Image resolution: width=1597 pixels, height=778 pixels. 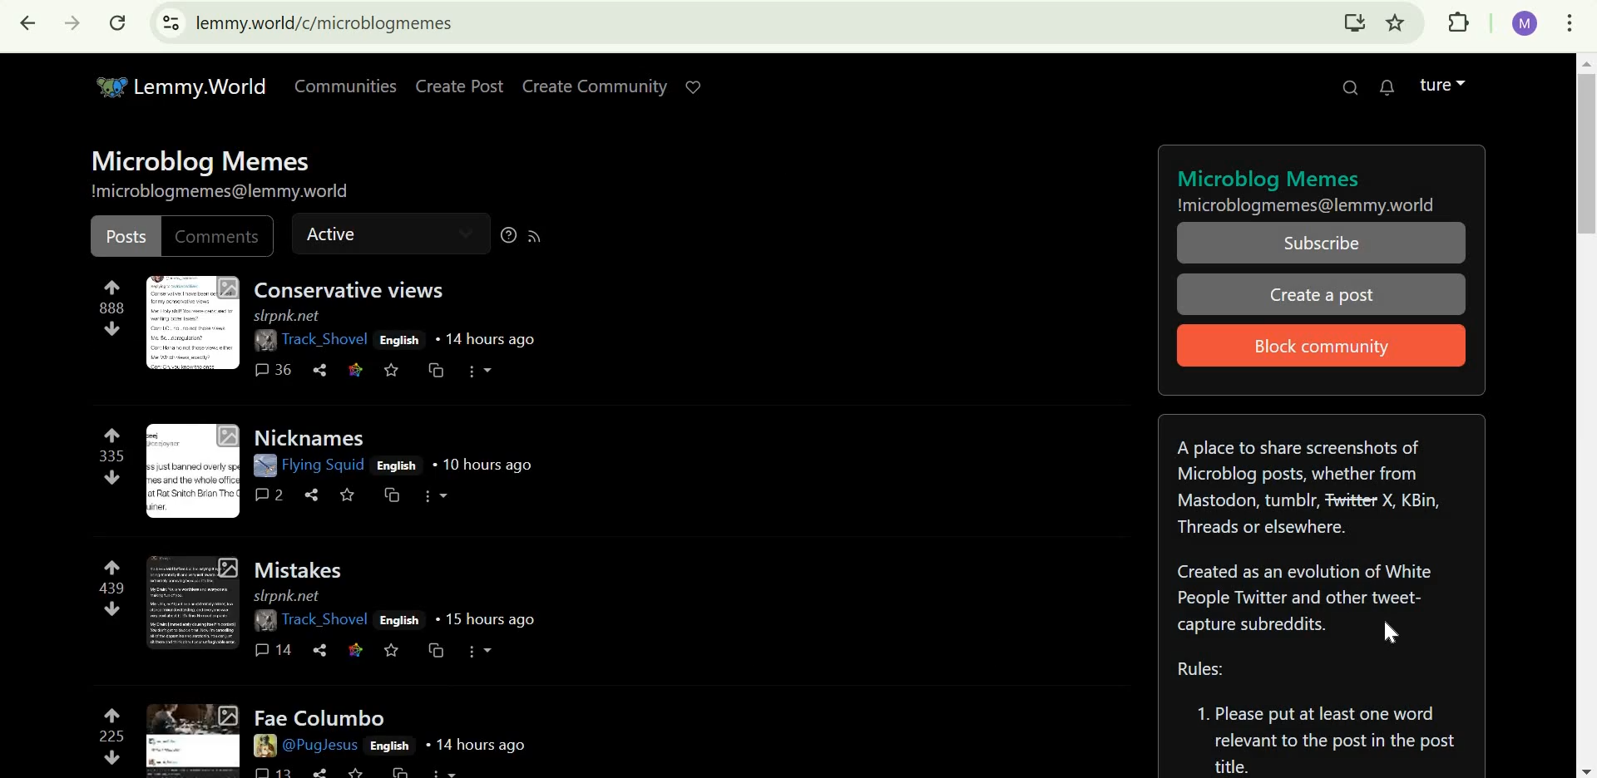 What do you see at coordinates (112, 566) in the screenshot?
I see `upvote` at bounding box center [112, 566].